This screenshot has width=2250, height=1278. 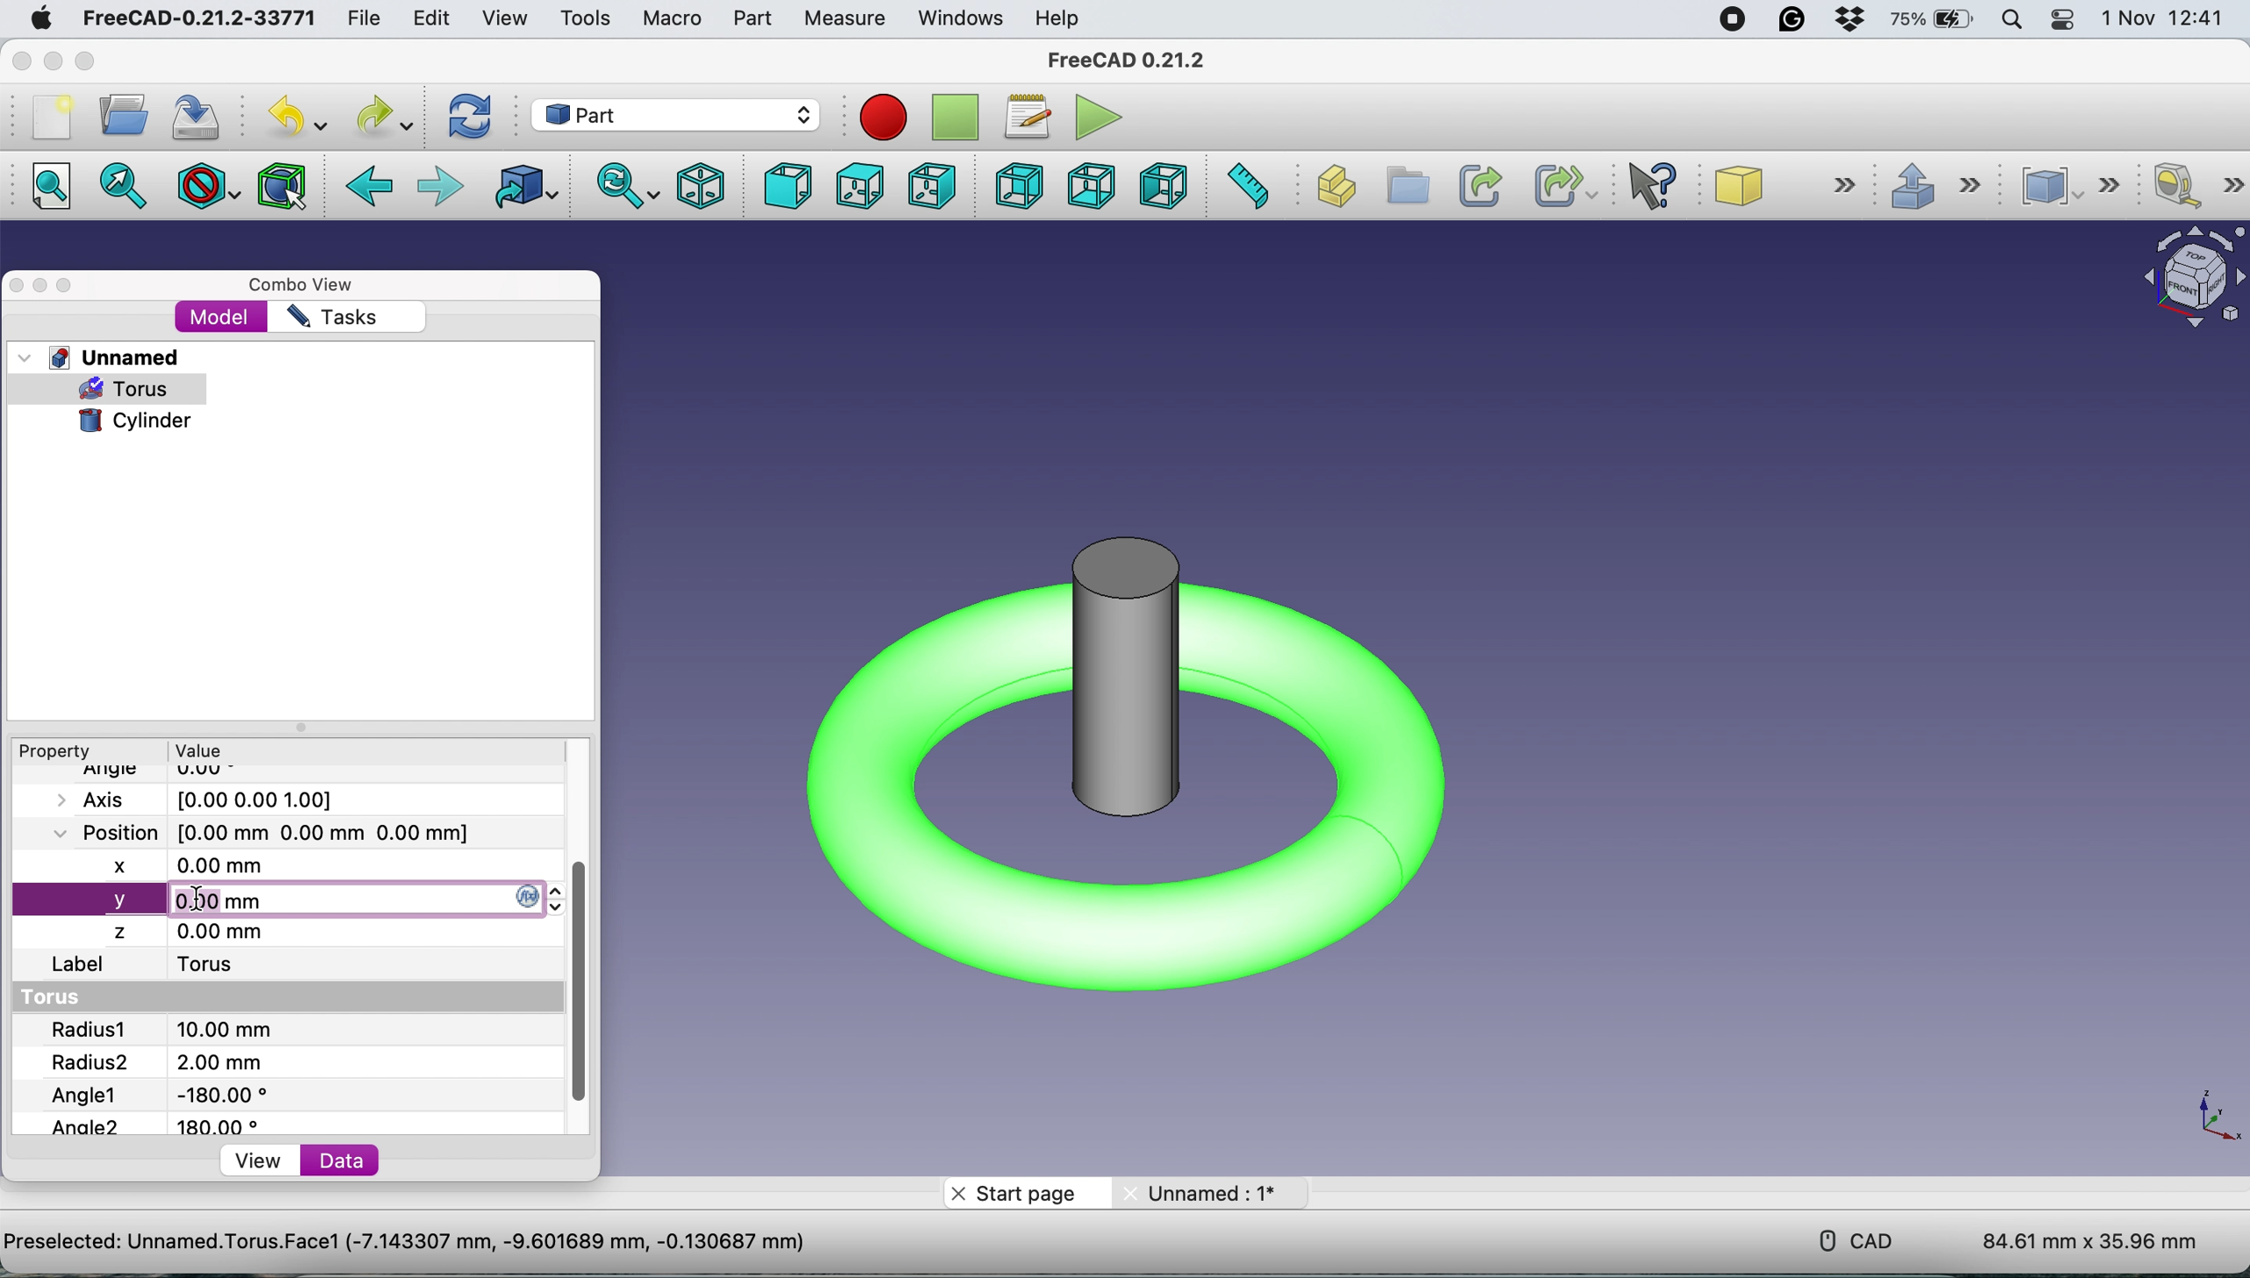 I want to click on cad, so click(x=1859, y=1239).